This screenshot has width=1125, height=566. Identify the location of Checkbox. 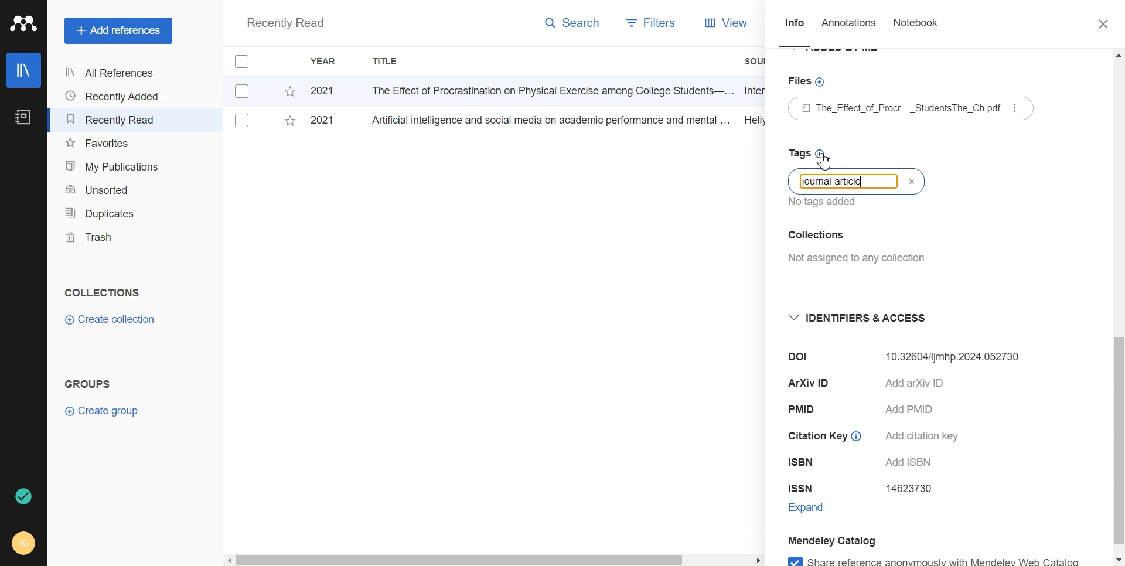
(246, 61).